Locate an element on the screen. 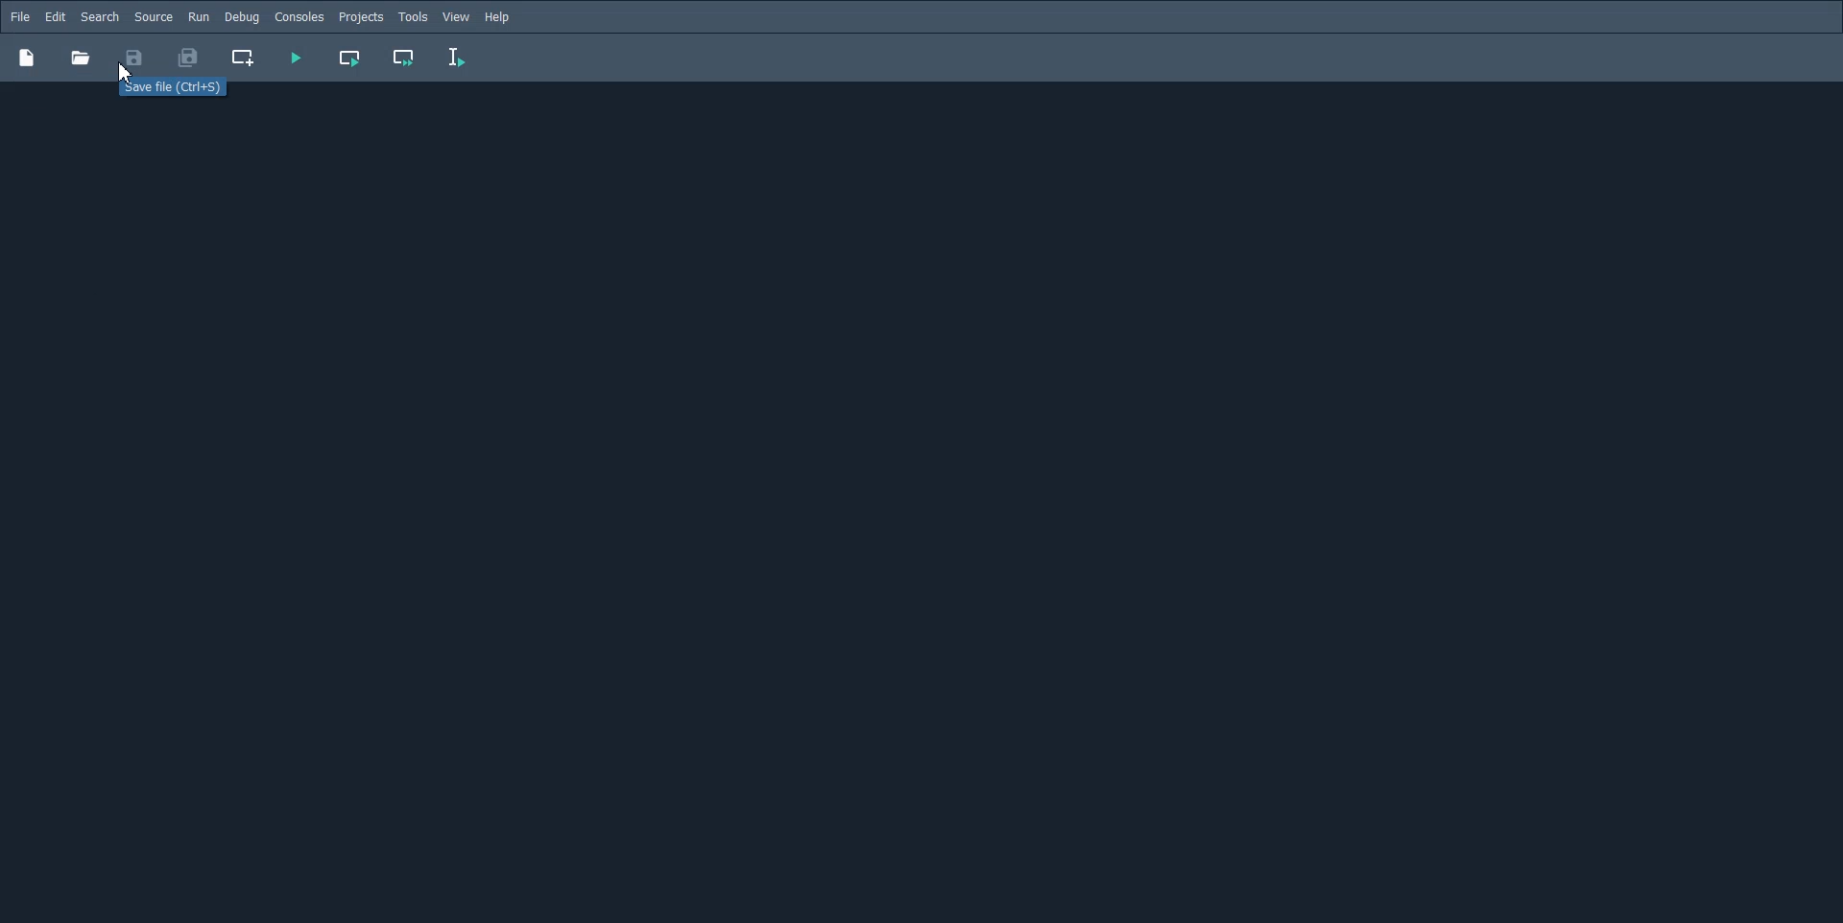 The height and width of the screenshot is (923, 1843).  is located at coordinates (80, 58).